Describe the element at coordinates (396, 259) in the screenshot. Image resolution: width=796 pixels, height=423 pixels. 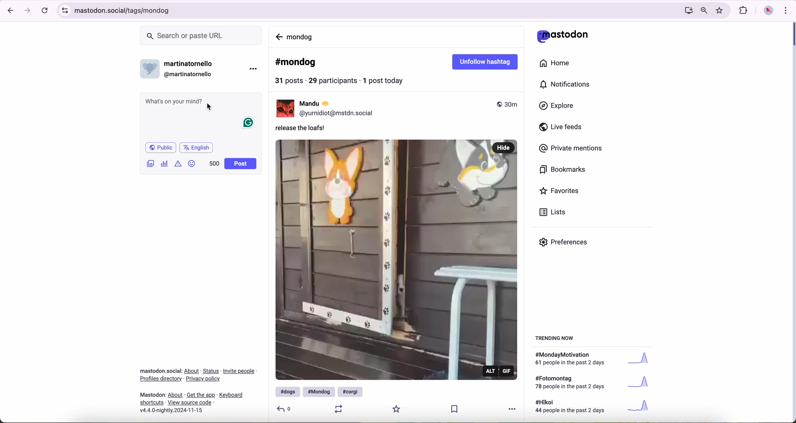
I see `gif` at that location.